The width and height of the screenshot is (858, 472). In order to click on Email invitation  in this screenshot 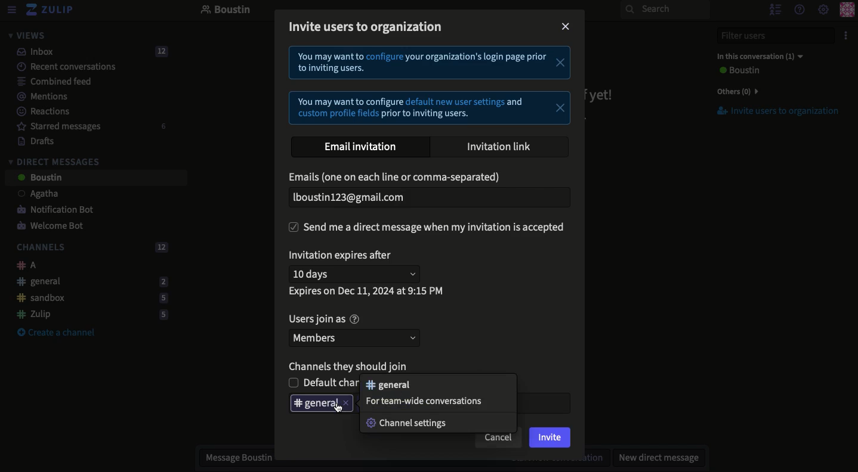, I will do `click(362, 147)`.